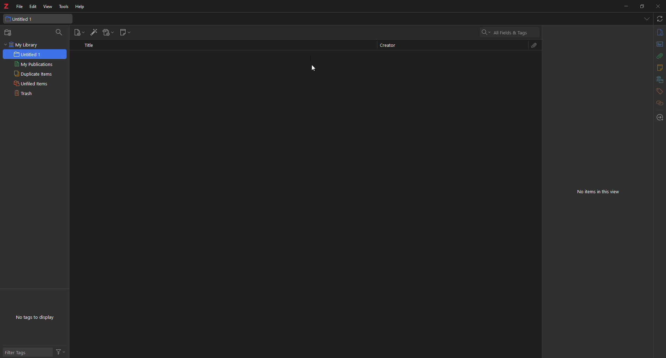 Image resolution: width=666 pixels, height=358 pixels. Describe the element at coordinates (78, 33) in the screenshot. I see `new item` at that location.